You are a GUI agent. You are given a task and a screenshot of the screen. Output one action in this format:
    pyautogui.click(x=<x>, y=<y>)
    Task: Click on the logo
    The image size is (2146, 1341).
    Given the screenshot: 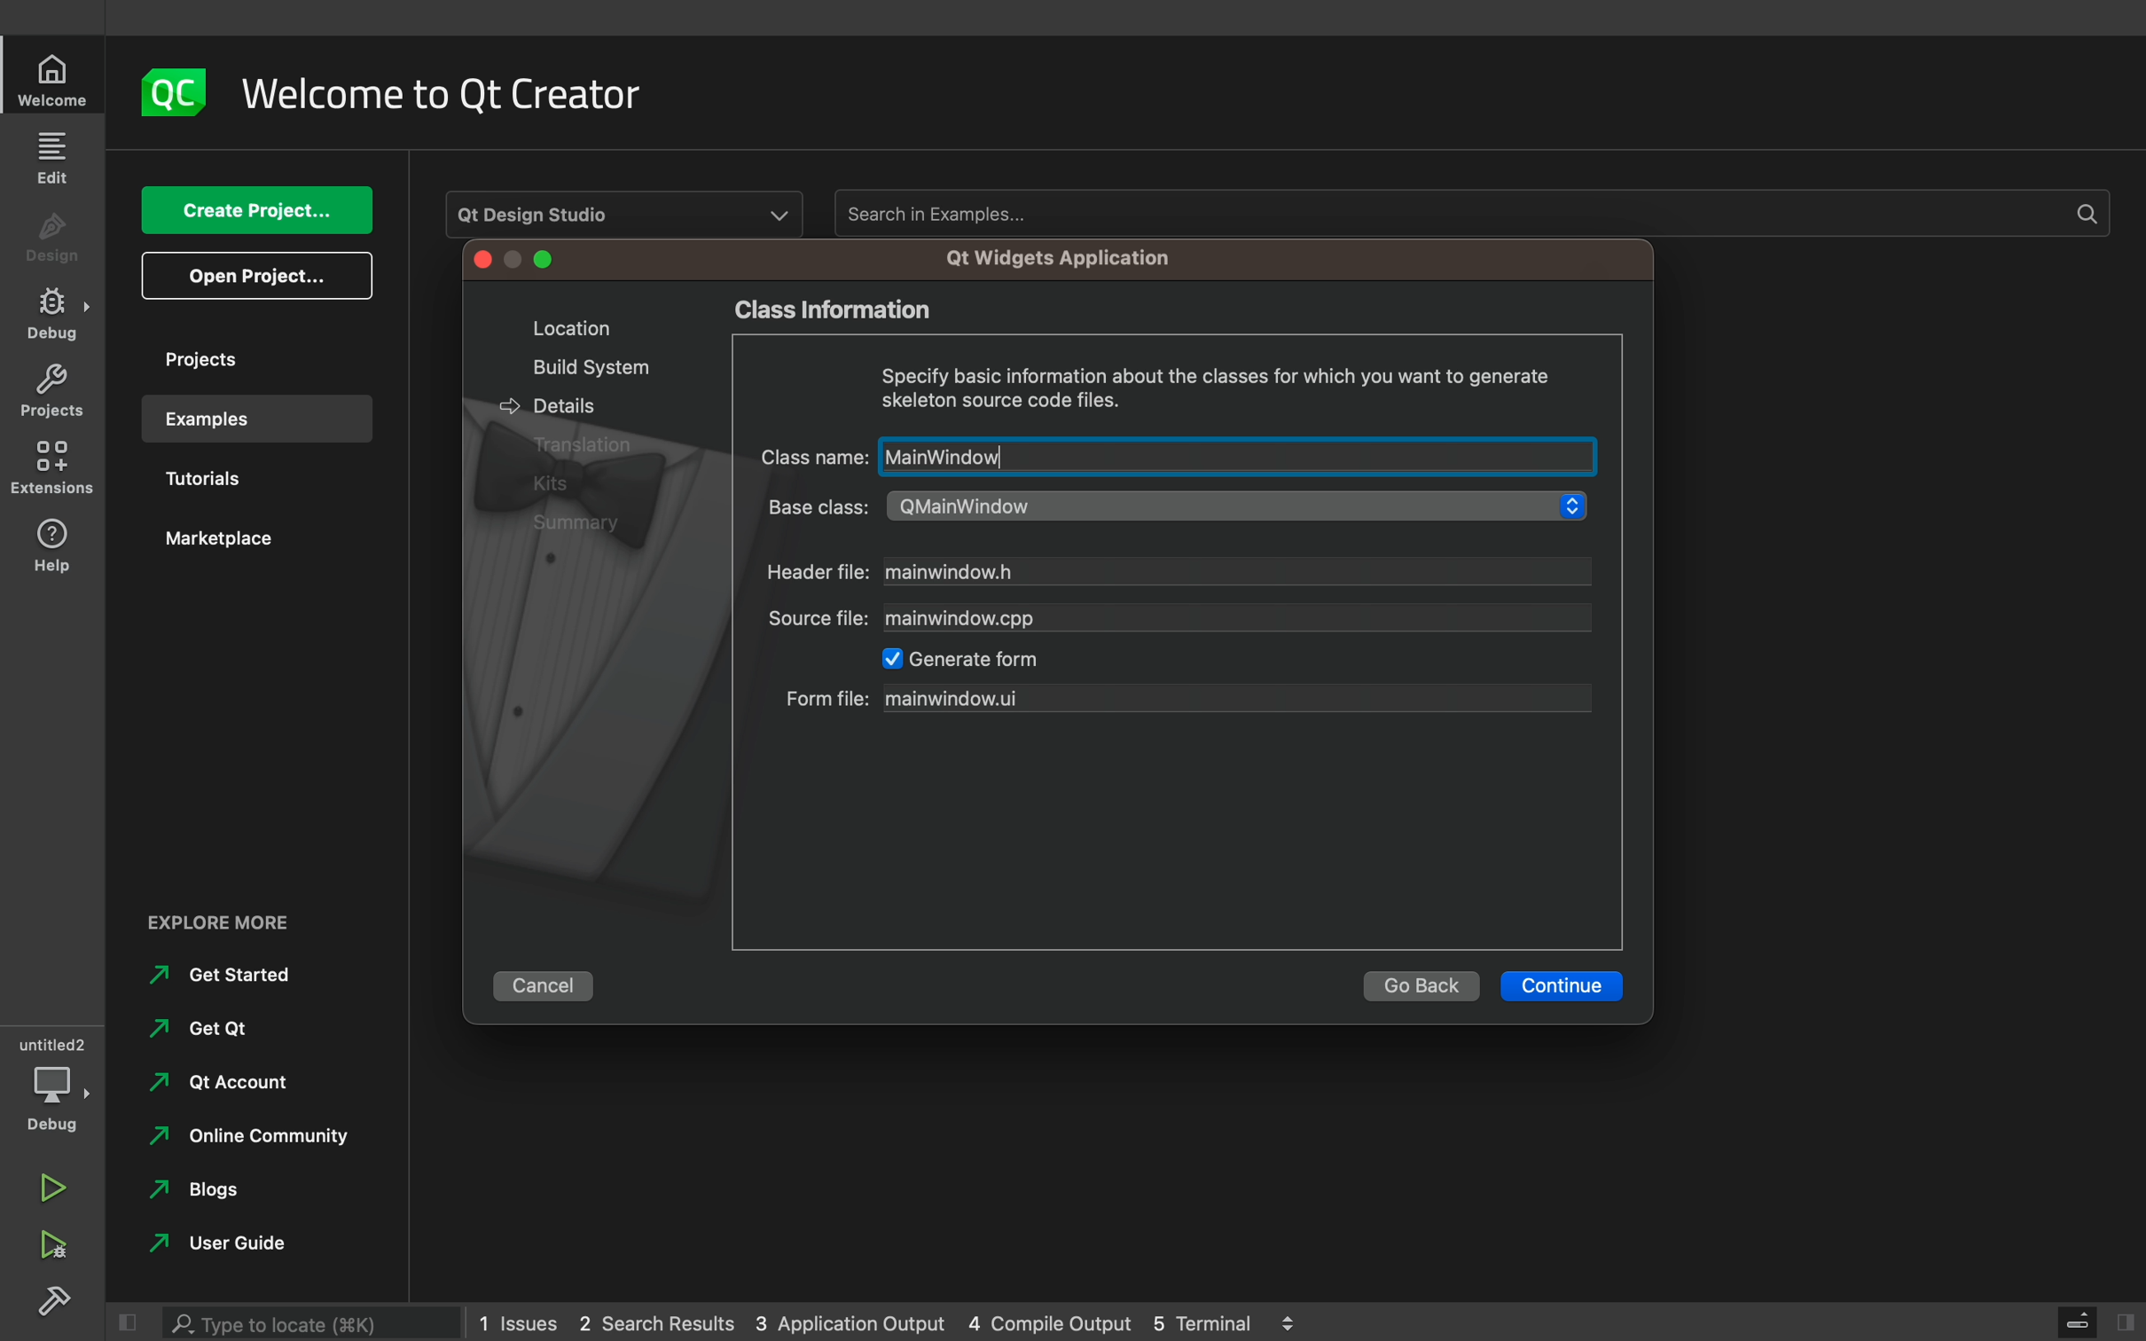 What is the action you would take?
    pyautogui.click(x=174, y=91)
    